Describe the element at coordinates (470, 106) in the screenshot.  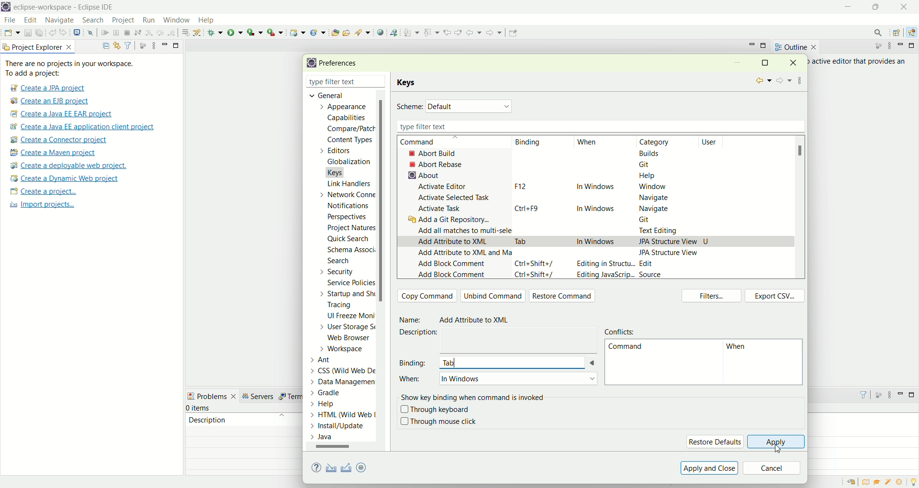
I see `Default` at that location.